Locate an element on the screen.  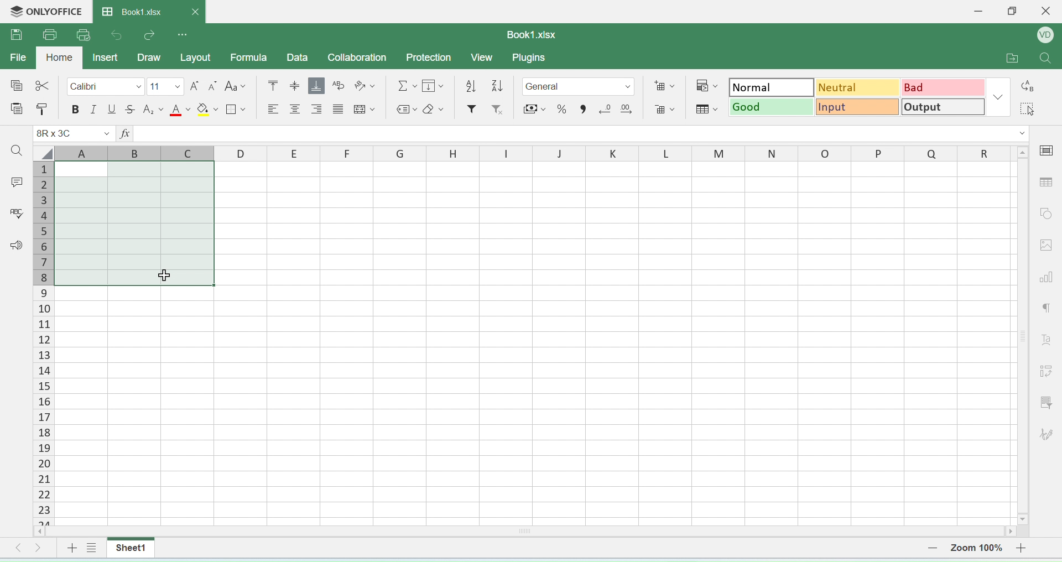
protection is located at coordinates (427, 58).